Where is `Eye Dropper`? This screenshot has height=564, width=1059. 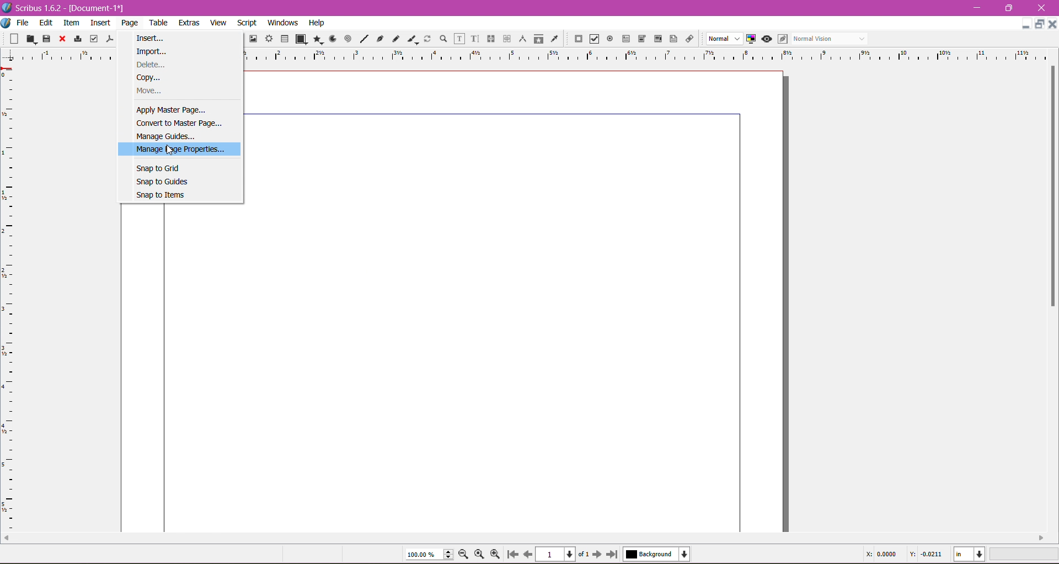
Eye Dropper is located at coordinates (554, 39).